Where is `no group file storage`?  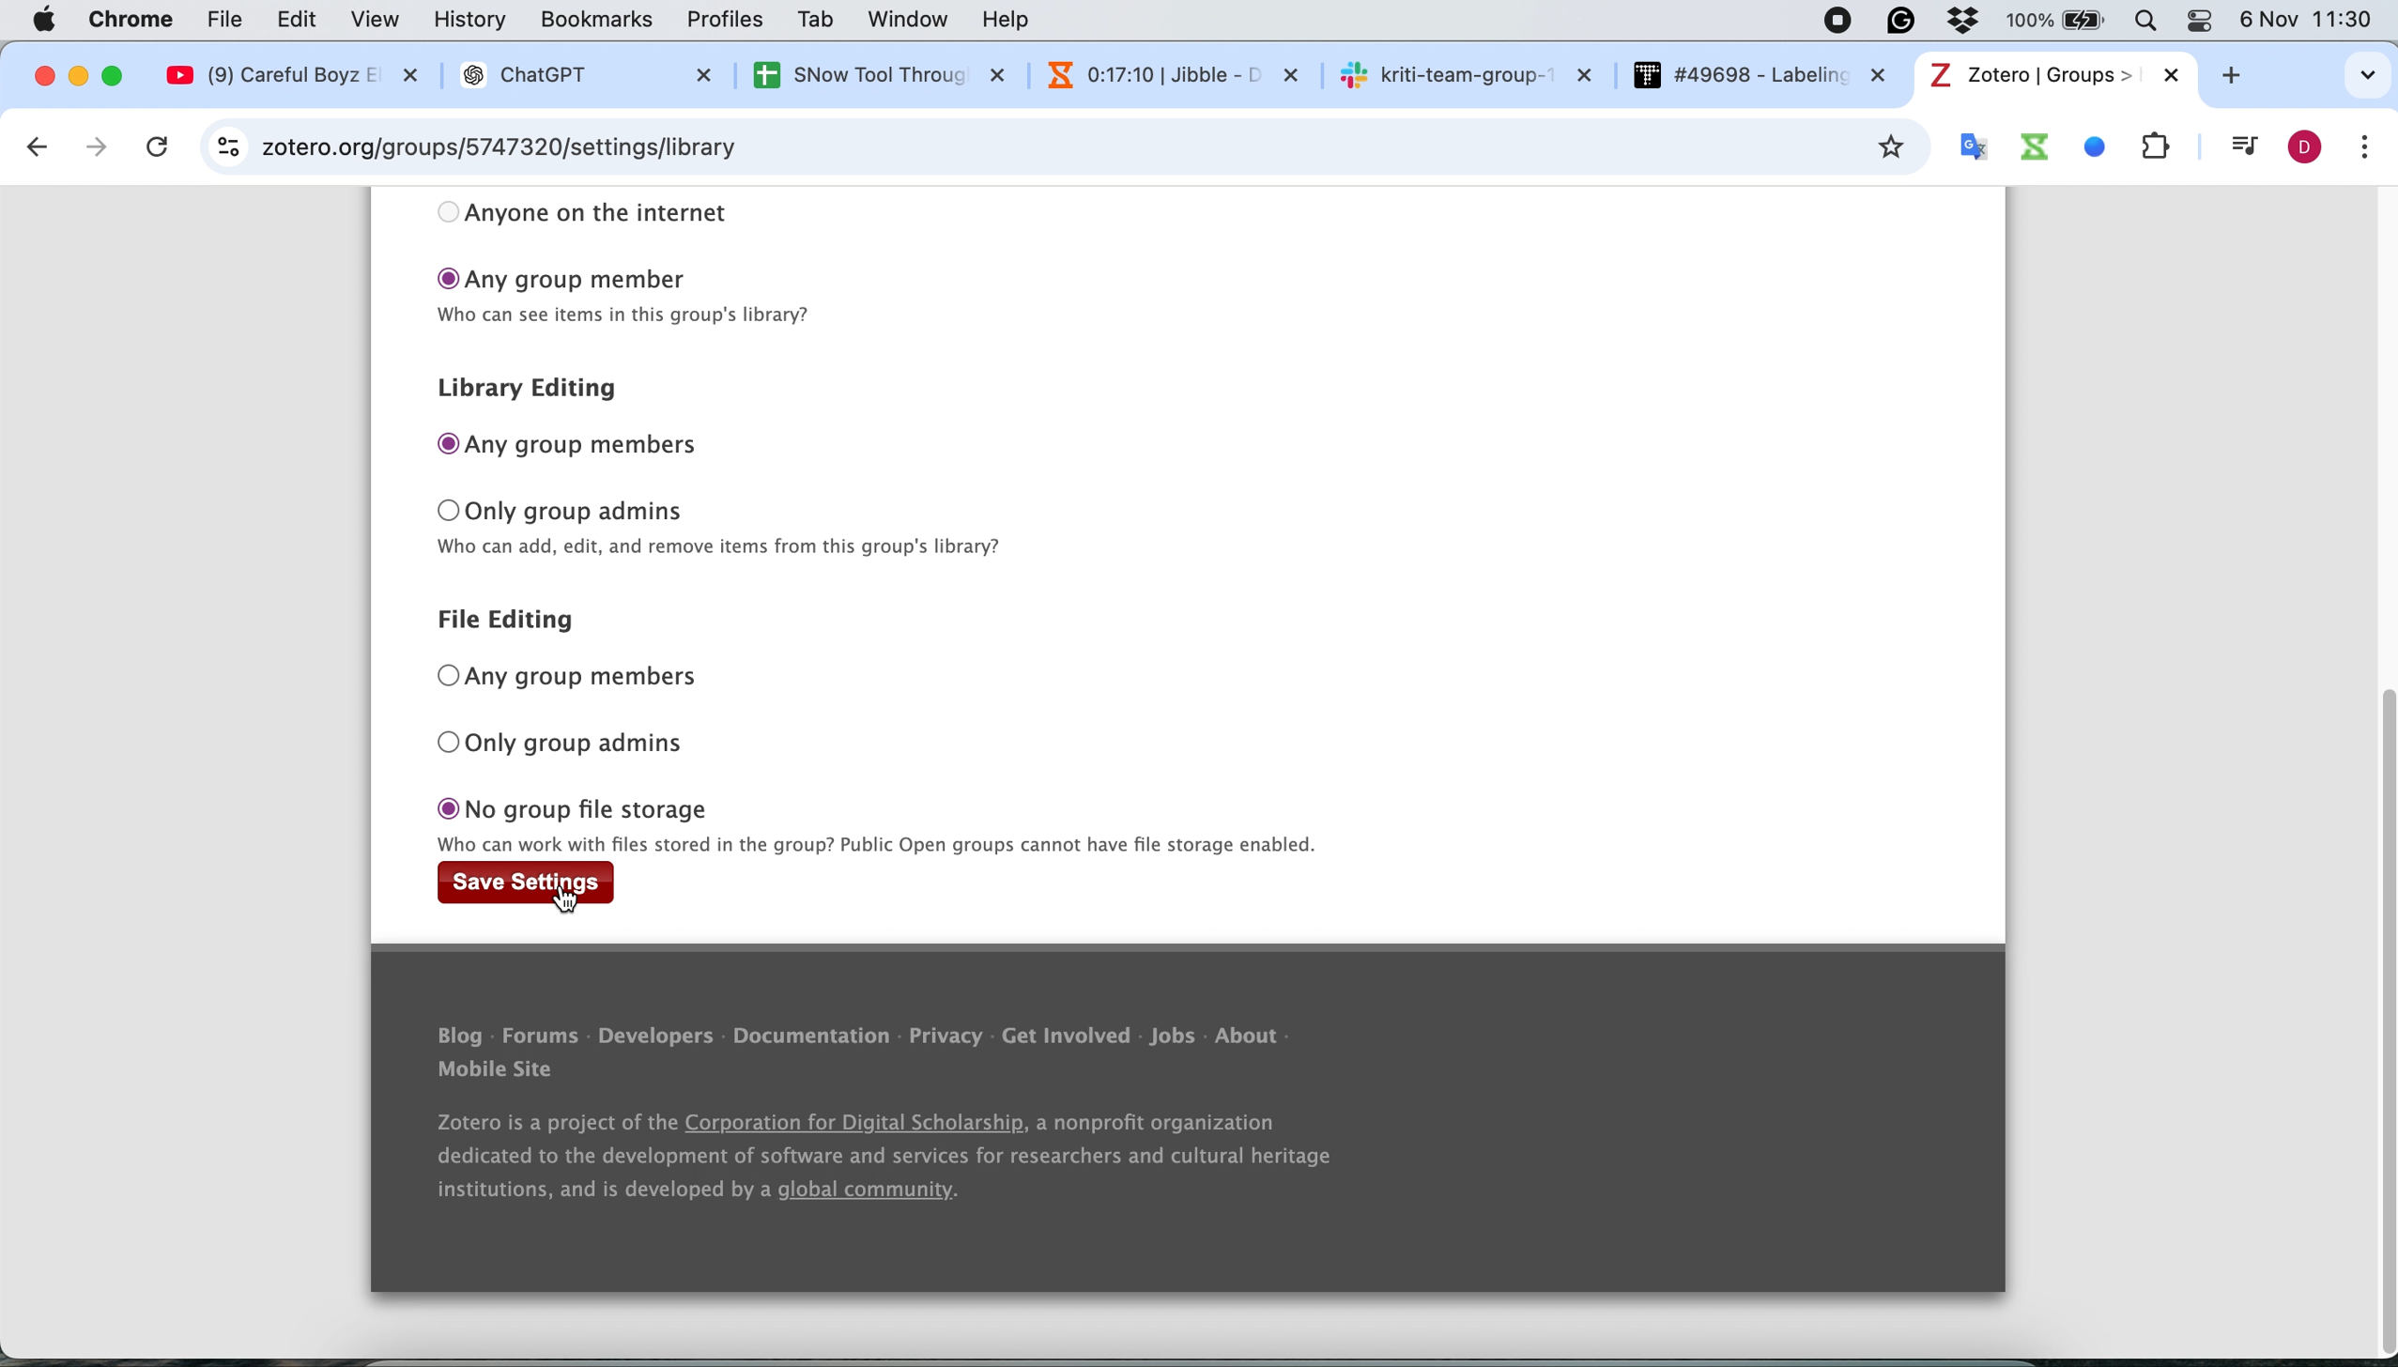 no group file storage is located at coordinates (577, 809).